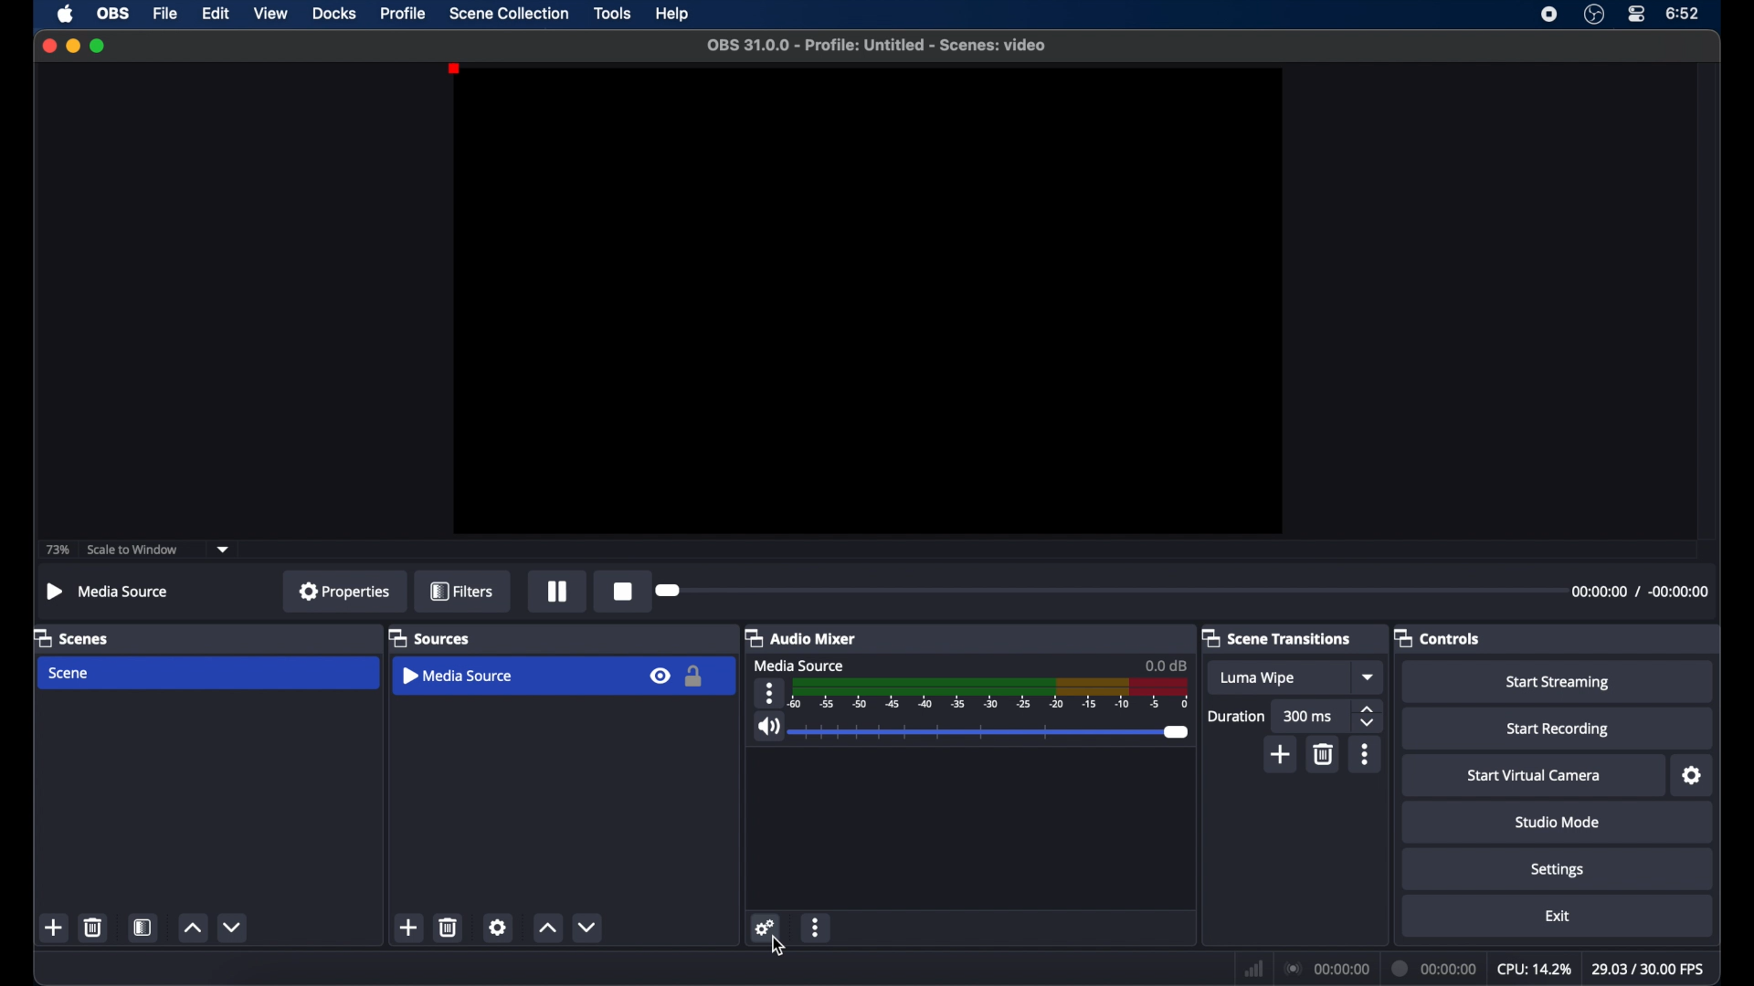 The width and height of the screenshot is (1754, 986). What do you see at coordinates (1235, 716) in the screenshot?
I see `duration` at bounding box center [1235, 716].